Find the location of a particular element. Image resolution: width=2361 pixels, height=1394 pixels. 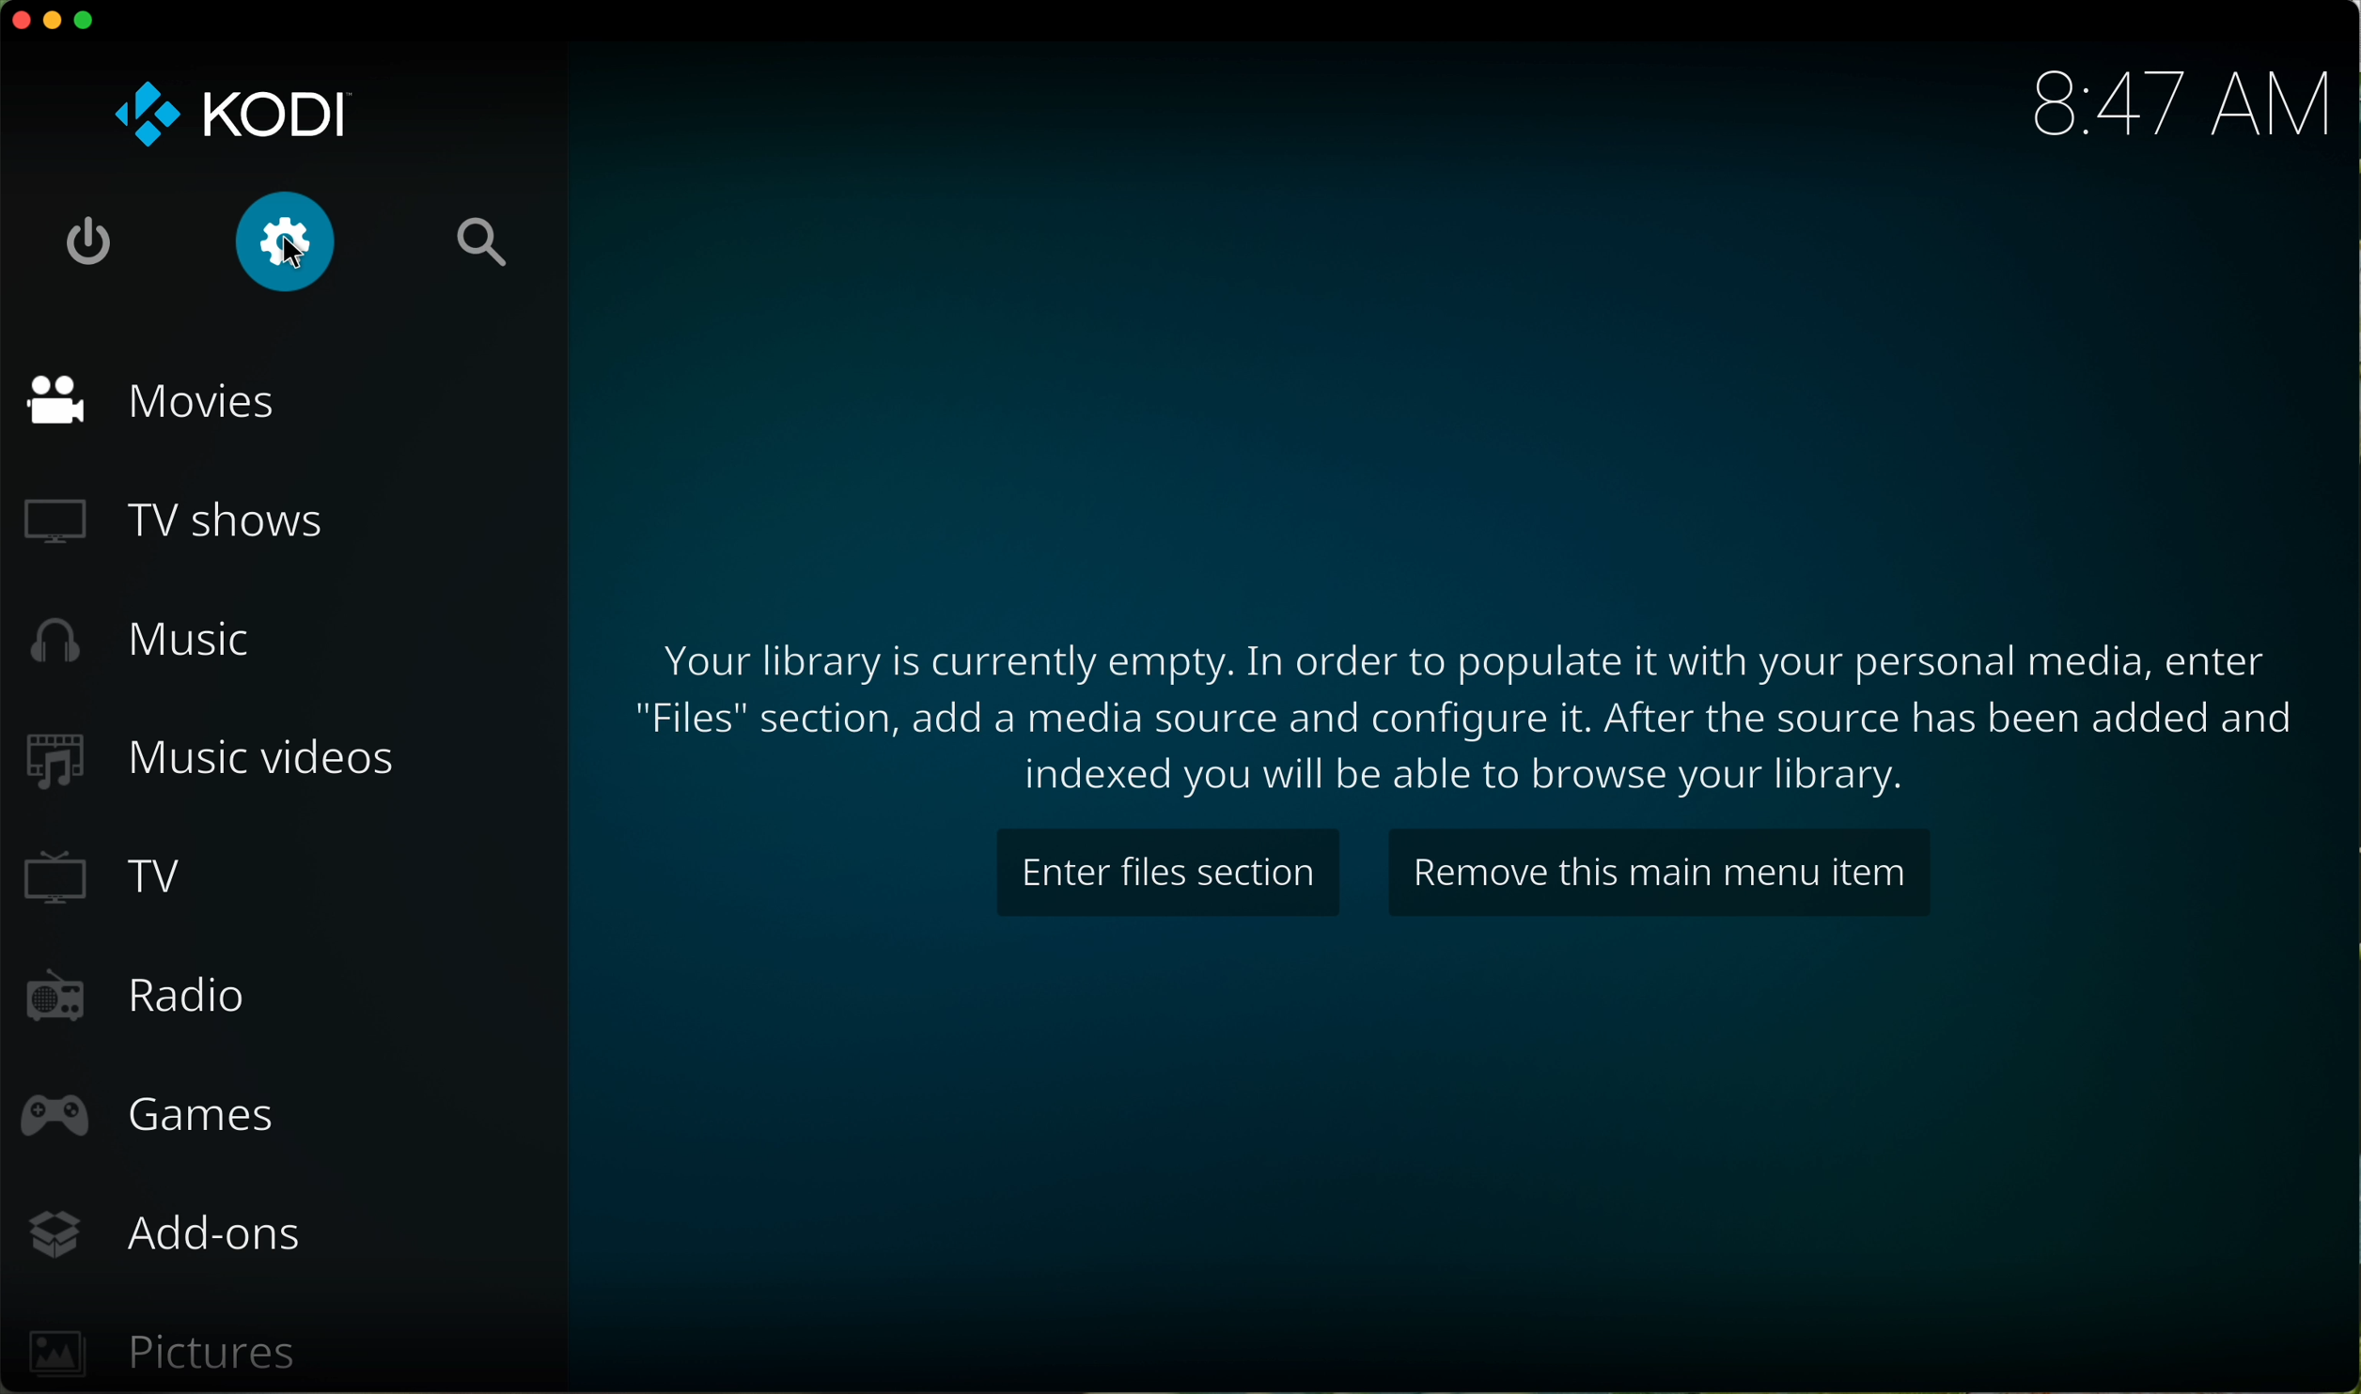

minimize program is located at coordinates (55, 22).